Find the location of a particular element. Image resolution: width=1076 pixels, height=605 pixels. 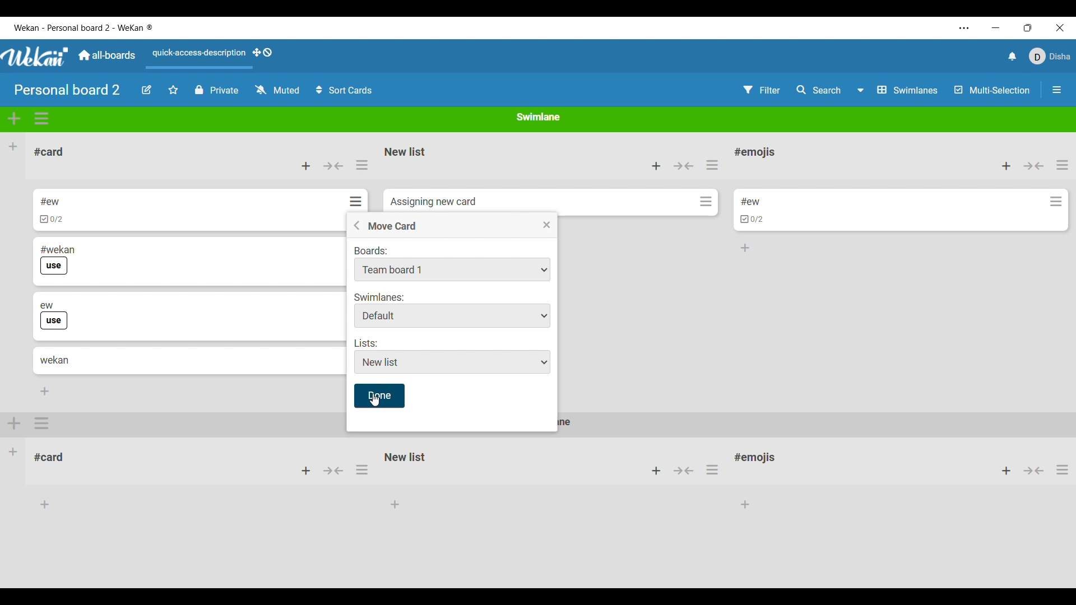

Cursor saving inputs is located at coordinates (382, 397).